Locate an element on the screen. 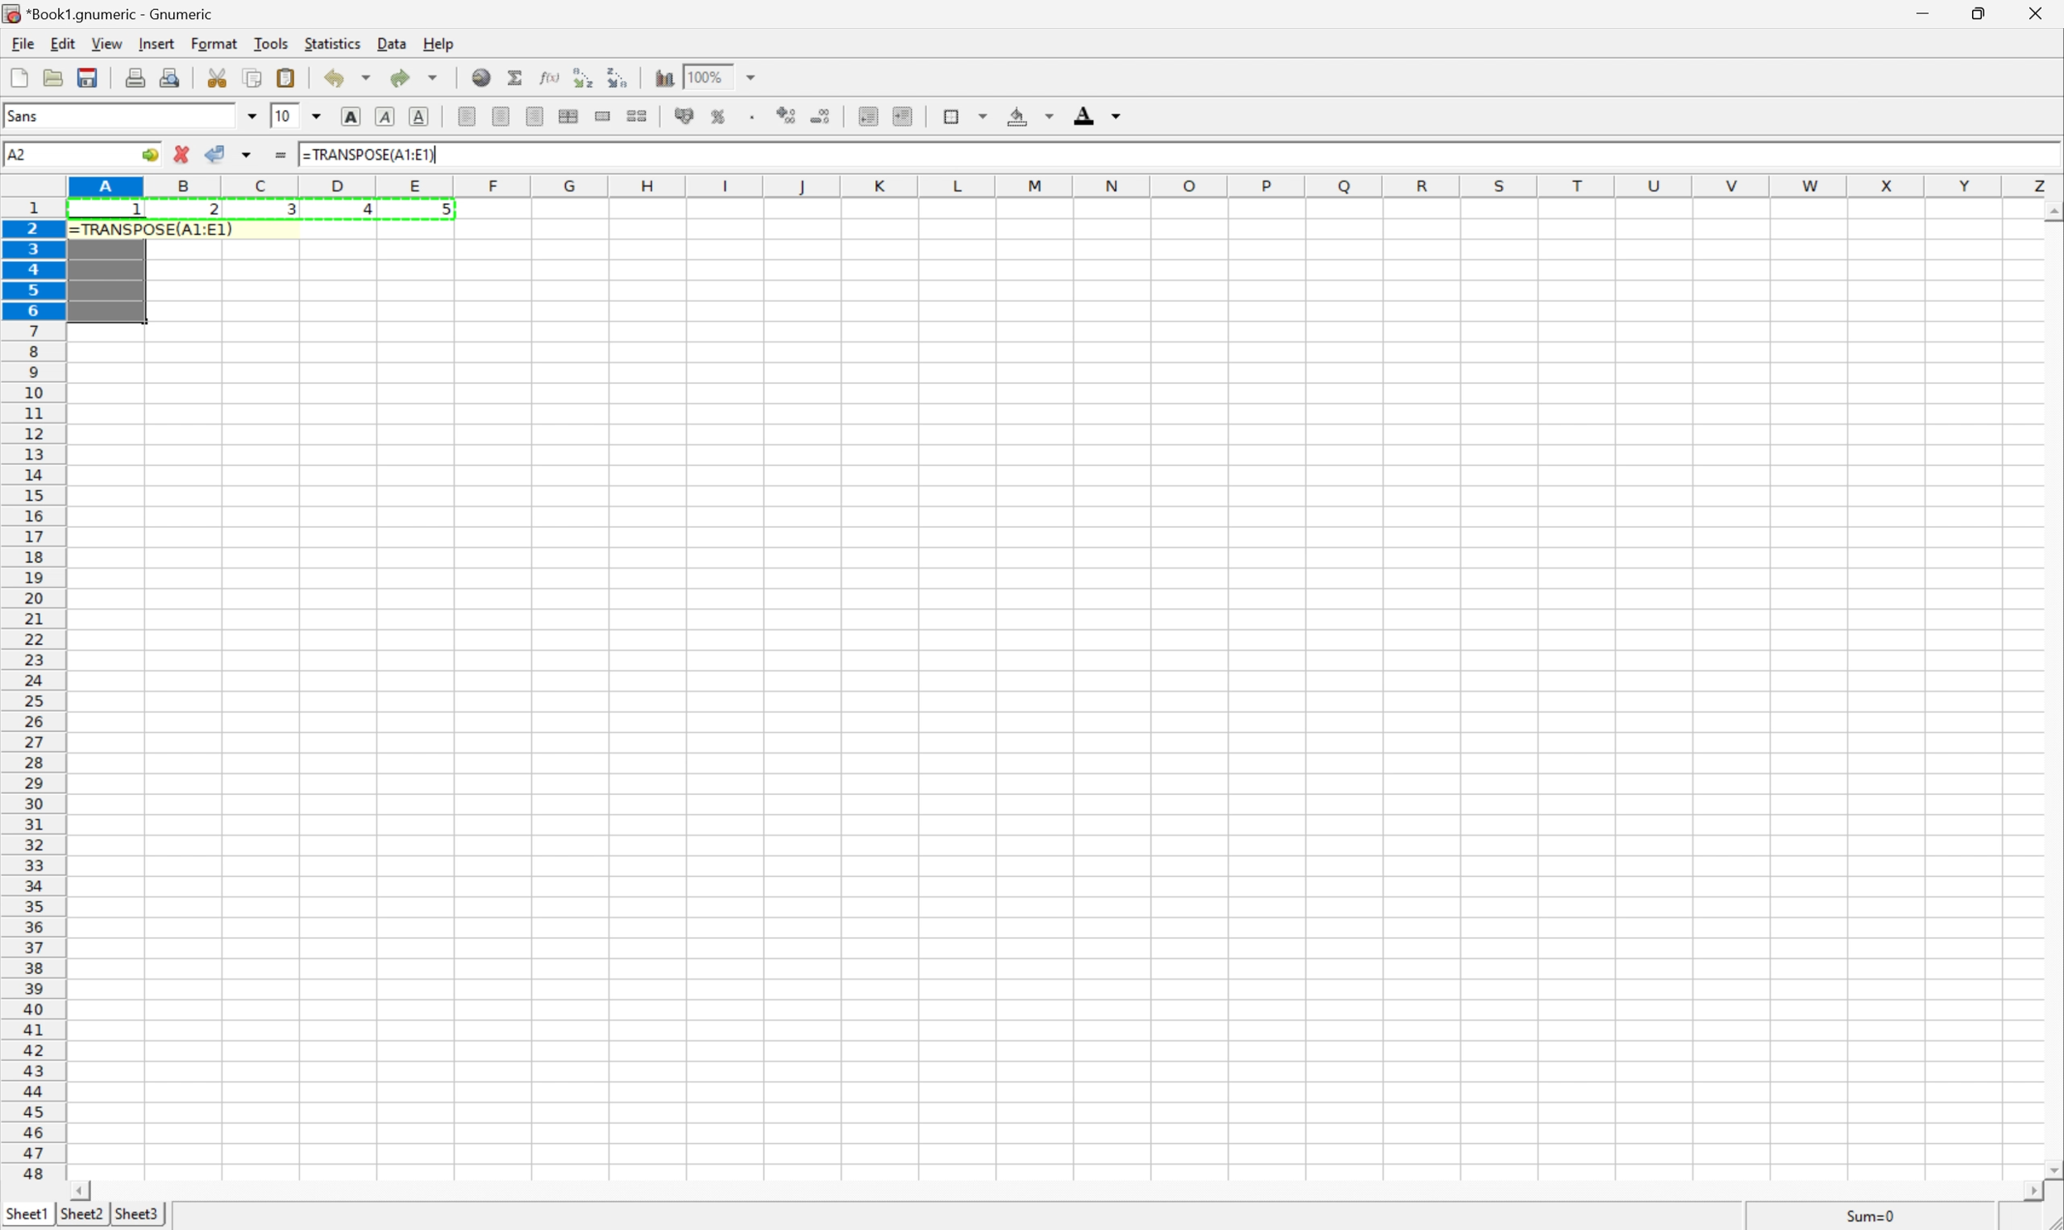  italic is located at coordinates (386, 116).